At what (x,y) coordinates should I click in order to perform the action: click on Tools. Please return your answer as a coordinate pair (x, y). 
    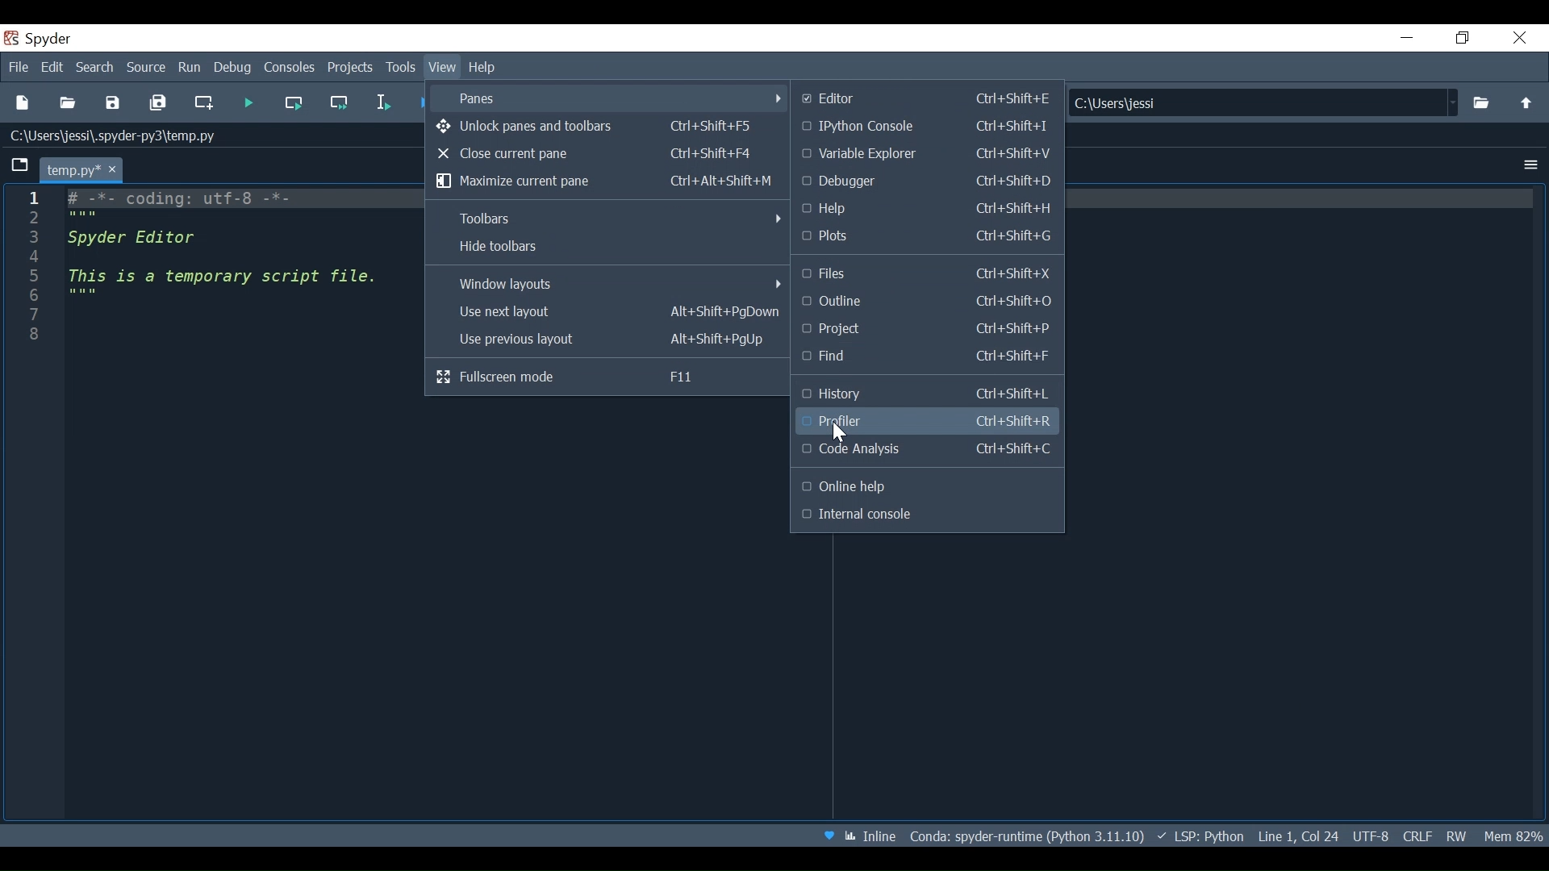
    Looking at the image, I should click on (403, 68).